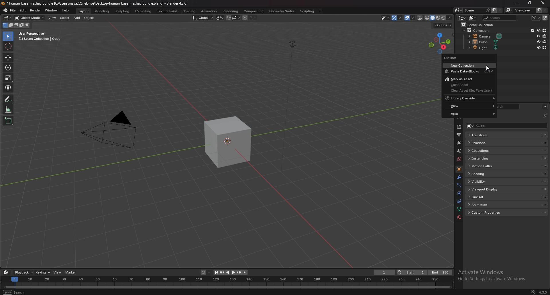 Image resolution: width=550 pixels, height=295 pixels. Describe the element at coordinates (489, 213) in the screenshot. I see `custom properties` at that location.